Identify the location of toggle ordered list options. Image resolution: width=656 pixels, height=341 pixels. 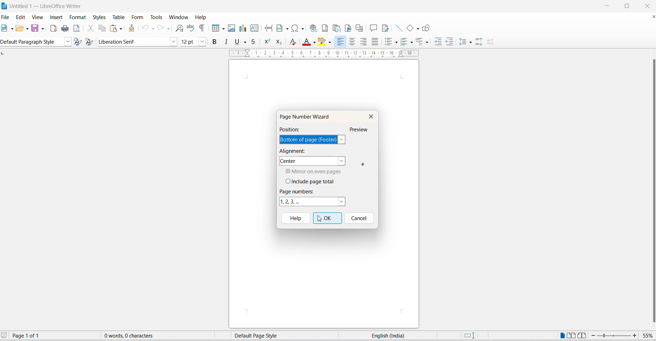
(411, 42).